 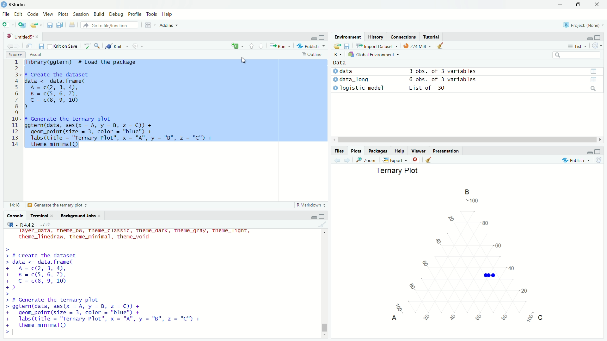 What do you see at coordinates (576, 46) in the screenshot?
I see `List` at bounding box center [576, 46].